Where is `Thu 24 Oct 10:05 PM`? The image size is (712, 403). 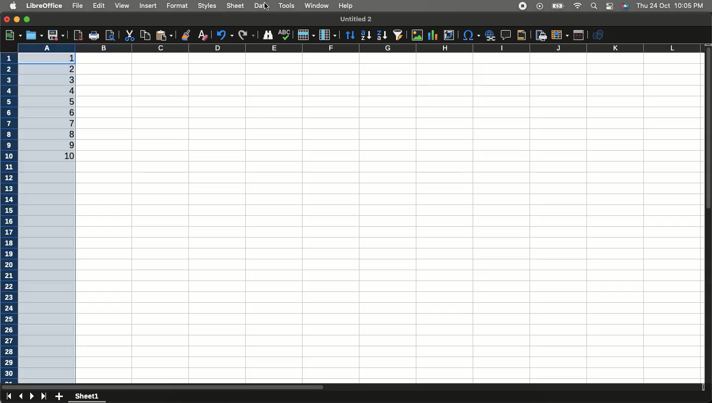
Thu 24 Oct 10:05 PM is located at coordinates (671, 5).